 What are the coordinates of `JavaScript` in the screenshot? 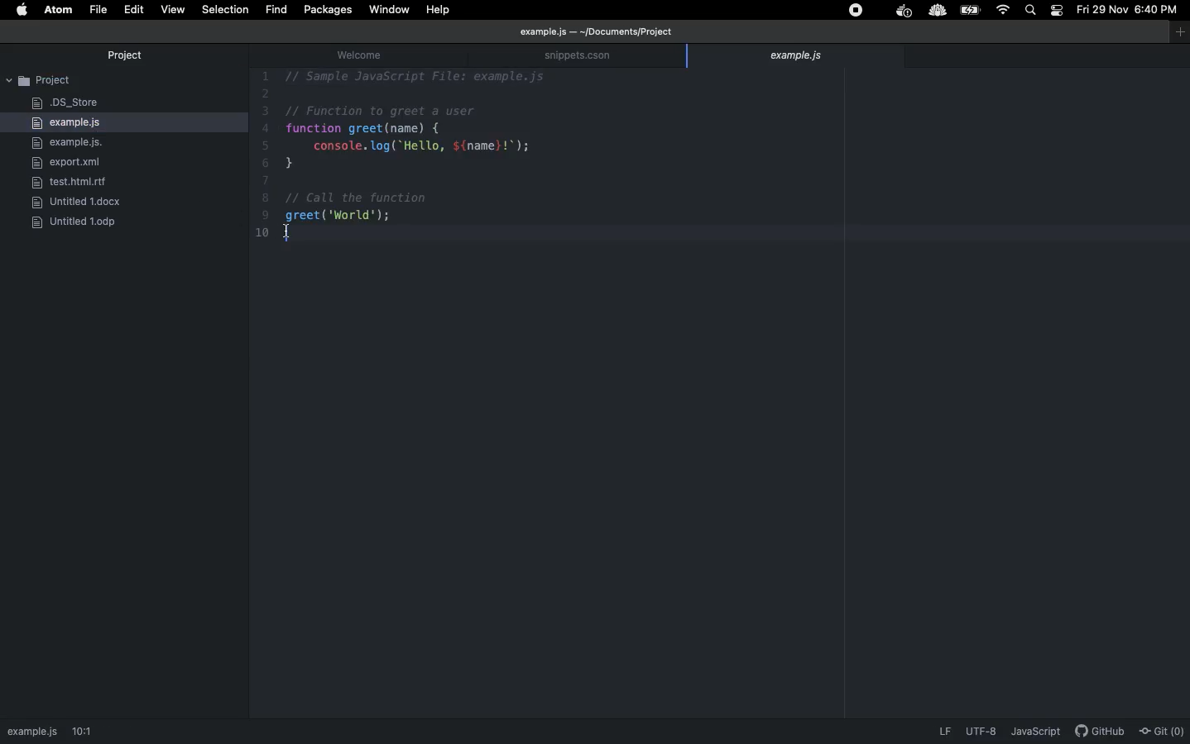 It's located at (1038, 733).